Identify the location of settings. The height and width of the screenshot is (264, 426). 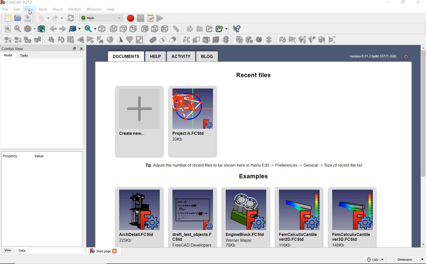
(407, 56).